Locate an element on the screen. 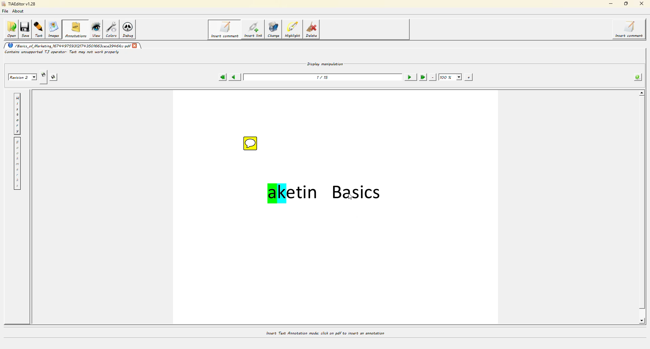  close is located at coordinates (641, 4).